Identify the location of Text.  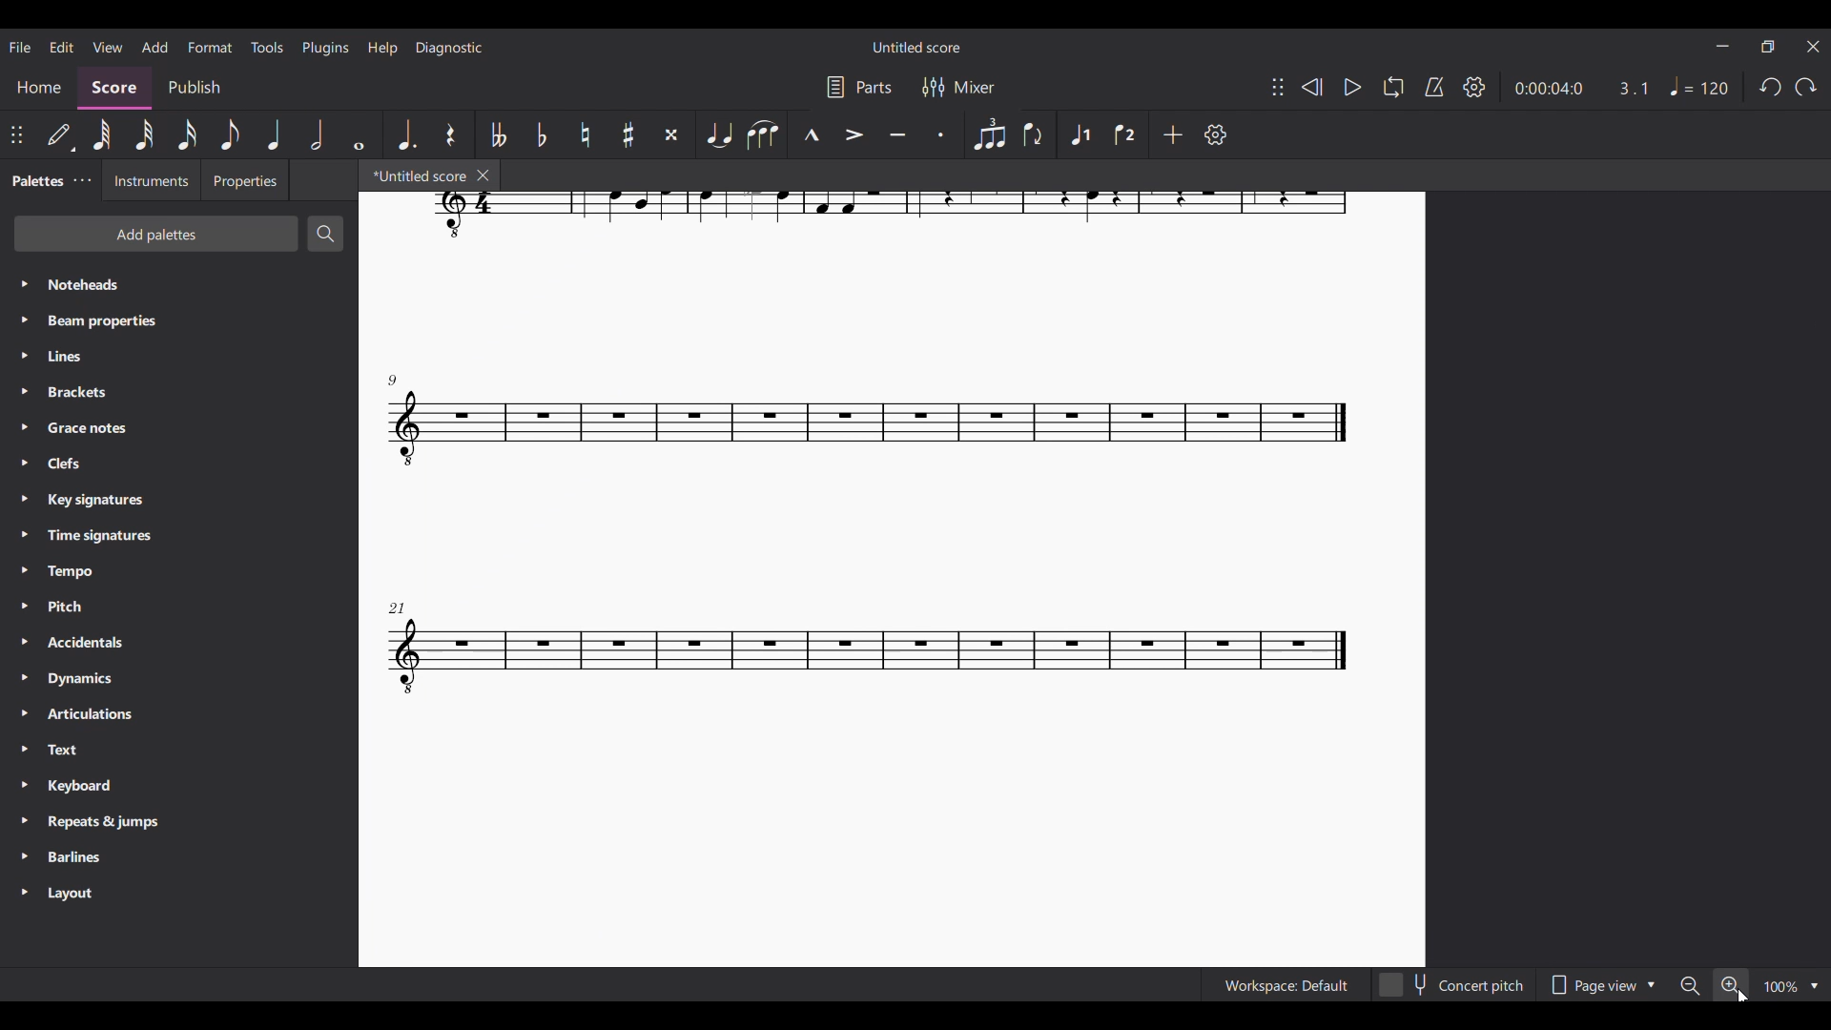
(178, 750).